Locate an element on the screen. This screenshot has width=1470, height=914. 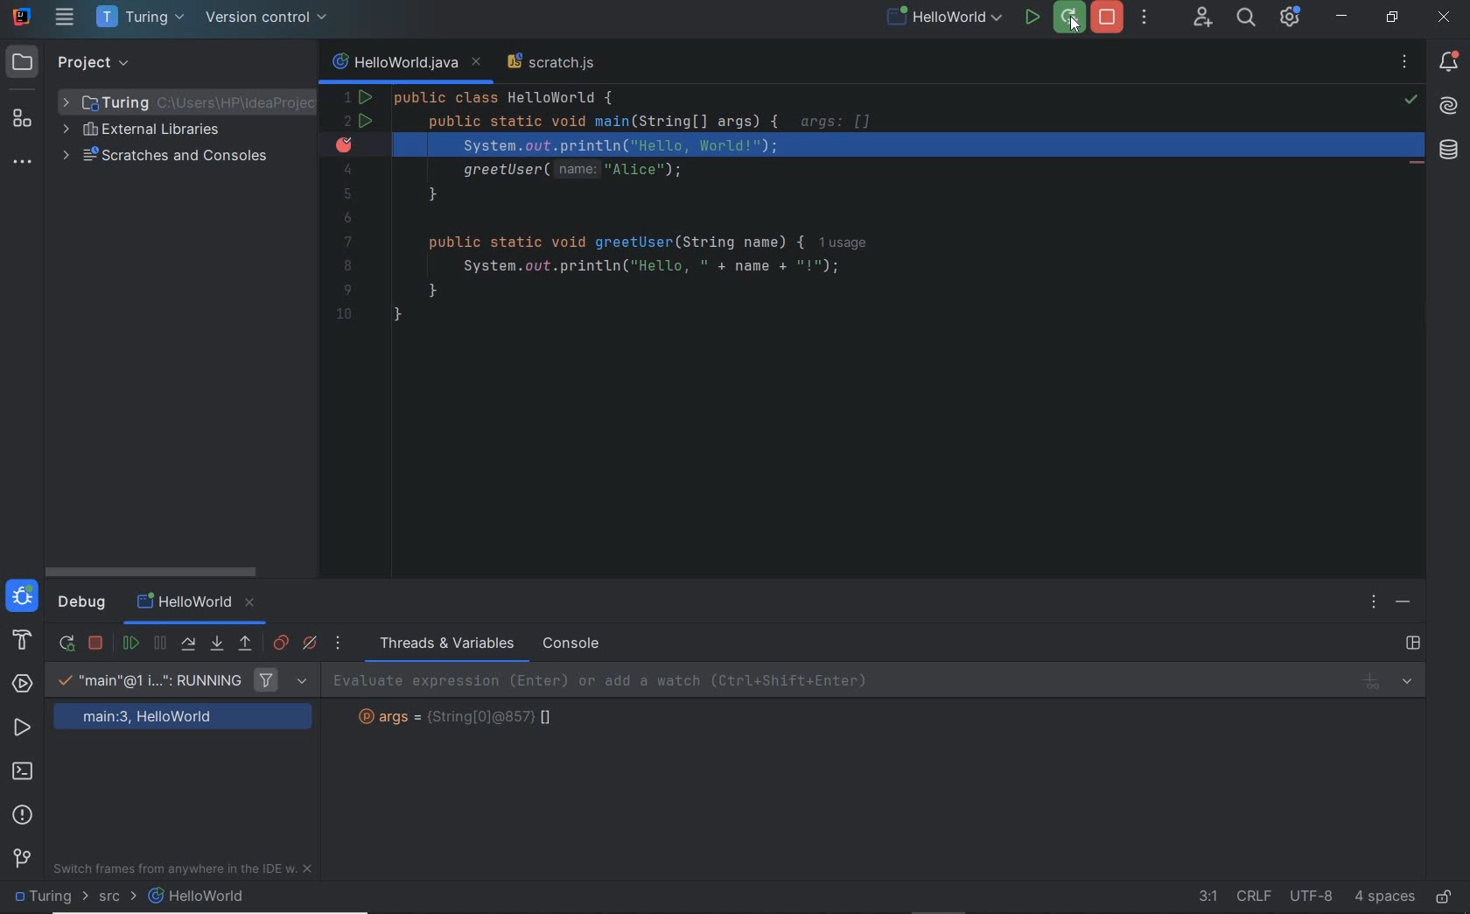
codes is located at coordinates (833, 216).